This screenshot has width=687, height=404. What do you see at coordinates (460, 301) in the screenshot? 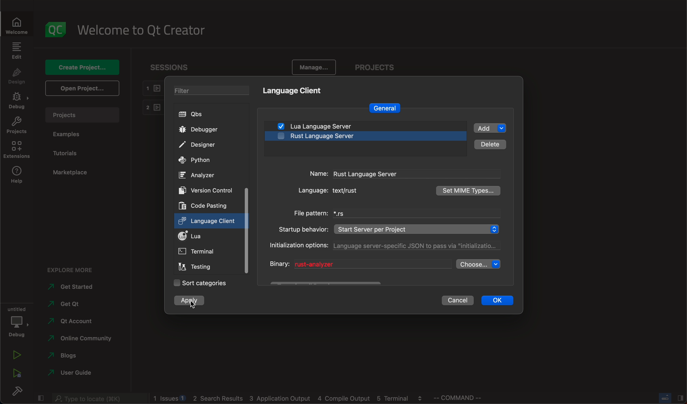
I see `cancel` at bounding box center [460, 301].